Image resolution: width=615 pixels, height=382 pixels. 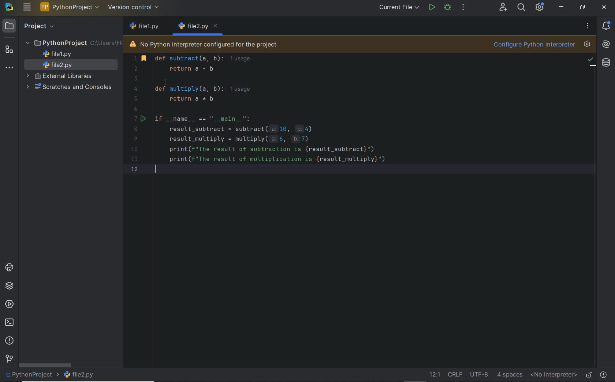 What do you see at coordinates (10, 69) in the screenshot?
I see `more tool windows` at bounding box center [10, 69].